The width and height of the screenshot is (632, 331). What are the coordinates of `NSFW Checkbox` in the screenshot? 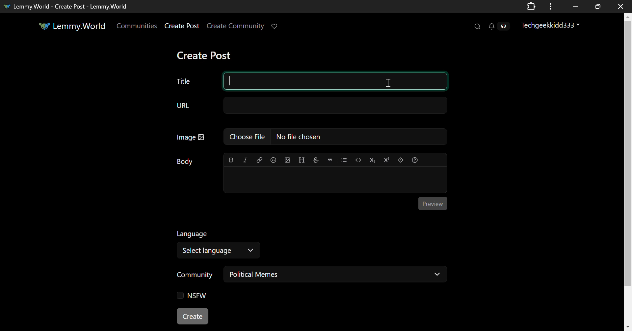 It's located at (190, 296).